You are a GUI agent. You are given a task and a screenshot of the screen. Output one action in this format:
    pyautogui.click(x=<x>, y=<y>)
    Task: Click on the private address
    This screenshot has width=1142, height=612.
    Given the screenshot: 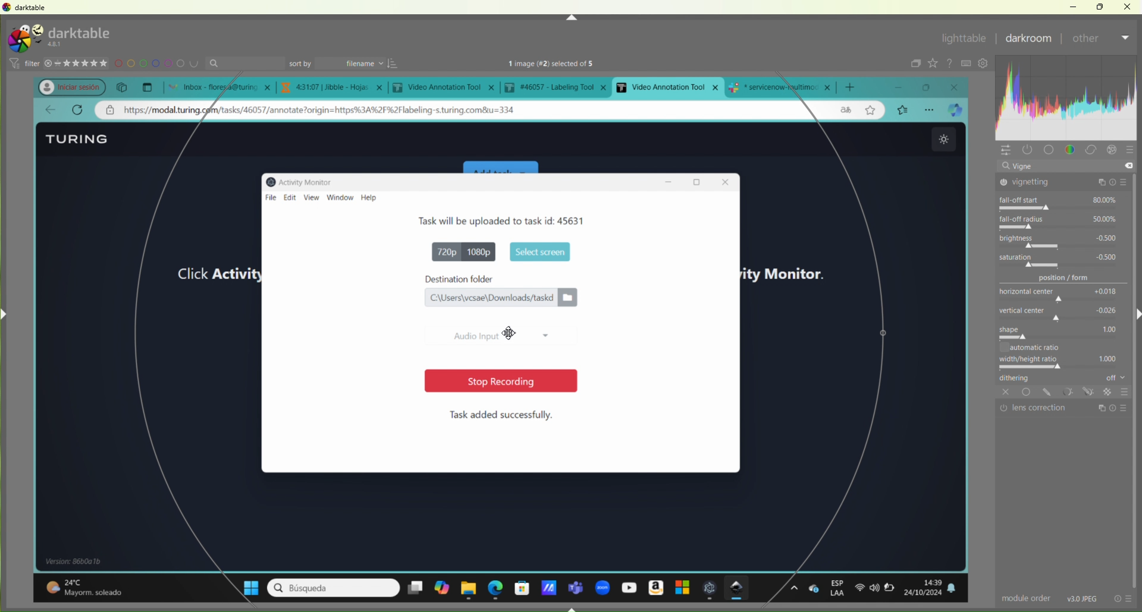 What is the action you would take?
    pyautogui.click(x=112, y=111)
    